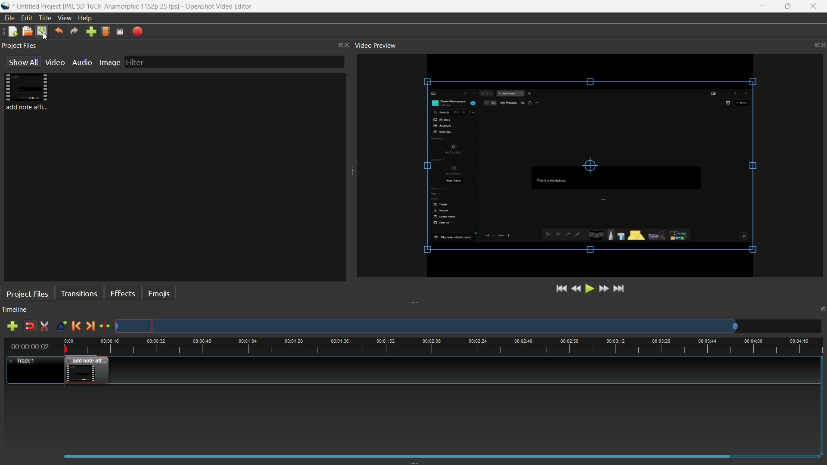 This screenshot has height=465, width=827. Describe the element at coordinates (25, 360) in the screenshot. I see `track-1` at that location.